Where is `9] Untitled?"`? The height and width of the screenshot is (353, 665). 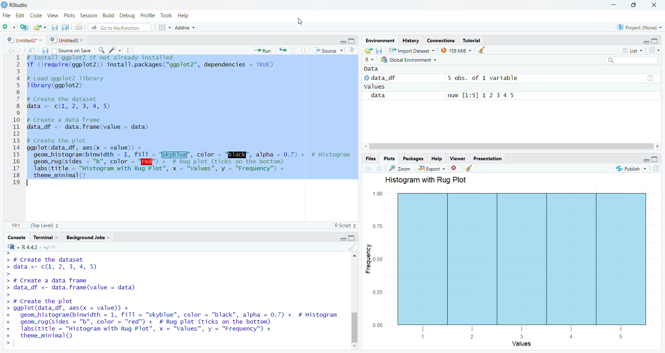
9] Untitled?" is located at coordinates (21, 40).